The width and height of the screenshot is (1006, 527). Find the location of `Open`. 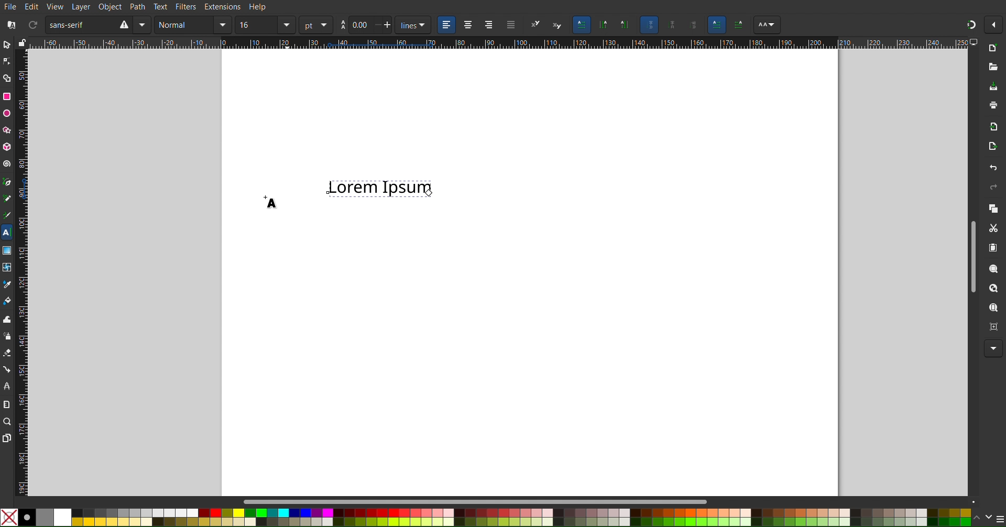

Open is located at coordinates (993, 70).